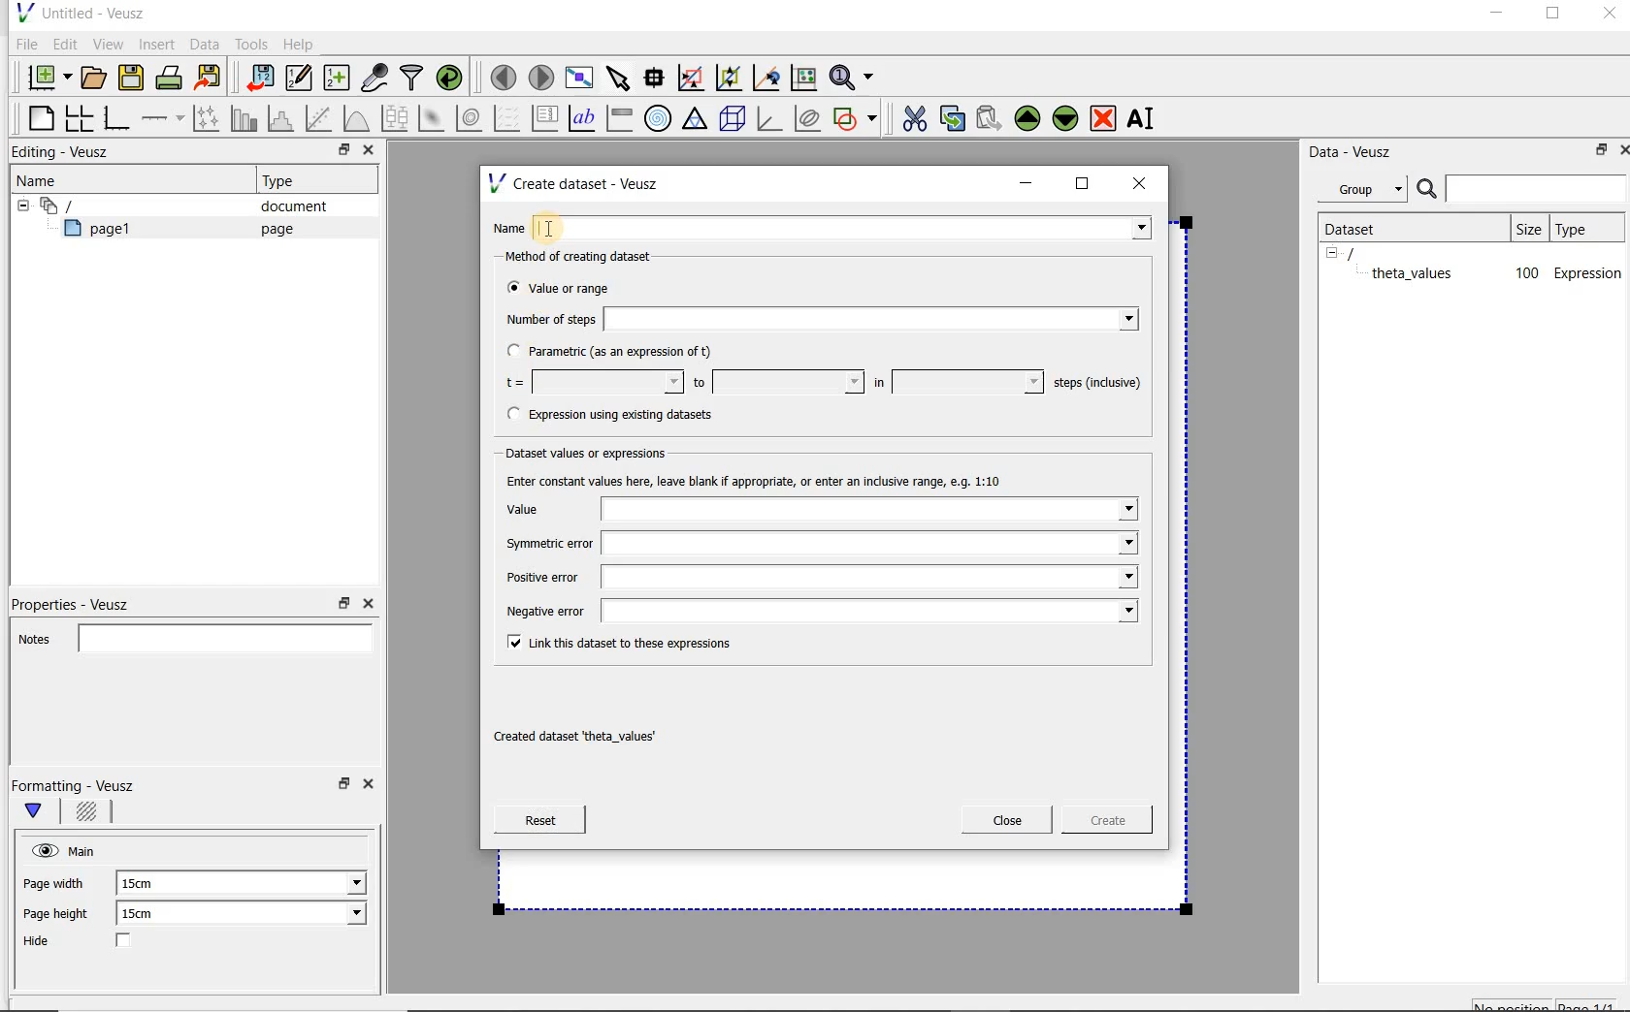 Image resolution: width=1630 pixels, height=1012 pixels. I want to click on Close, so click(372, 787).